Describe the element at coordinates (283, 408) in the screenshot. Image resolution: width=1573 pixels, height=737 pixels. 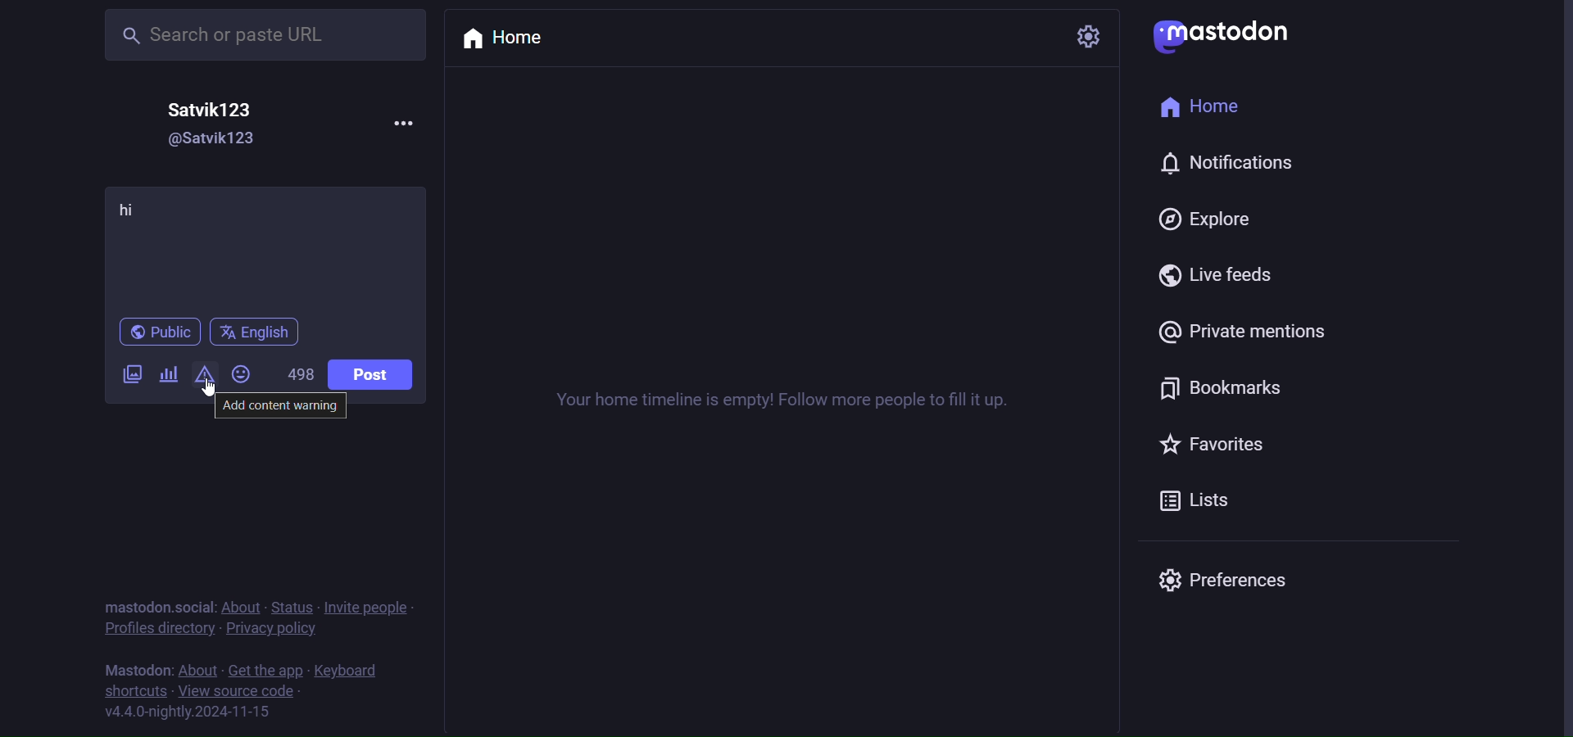
I see `add content warning` at that location.